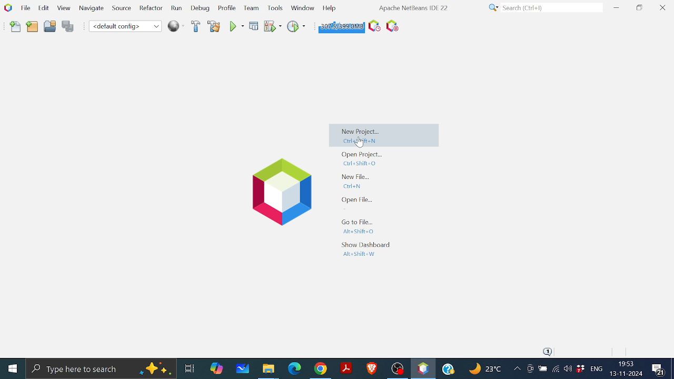  Describe the element at coordinates (189, 367) in the screenshot. I see `Task view` at that location.